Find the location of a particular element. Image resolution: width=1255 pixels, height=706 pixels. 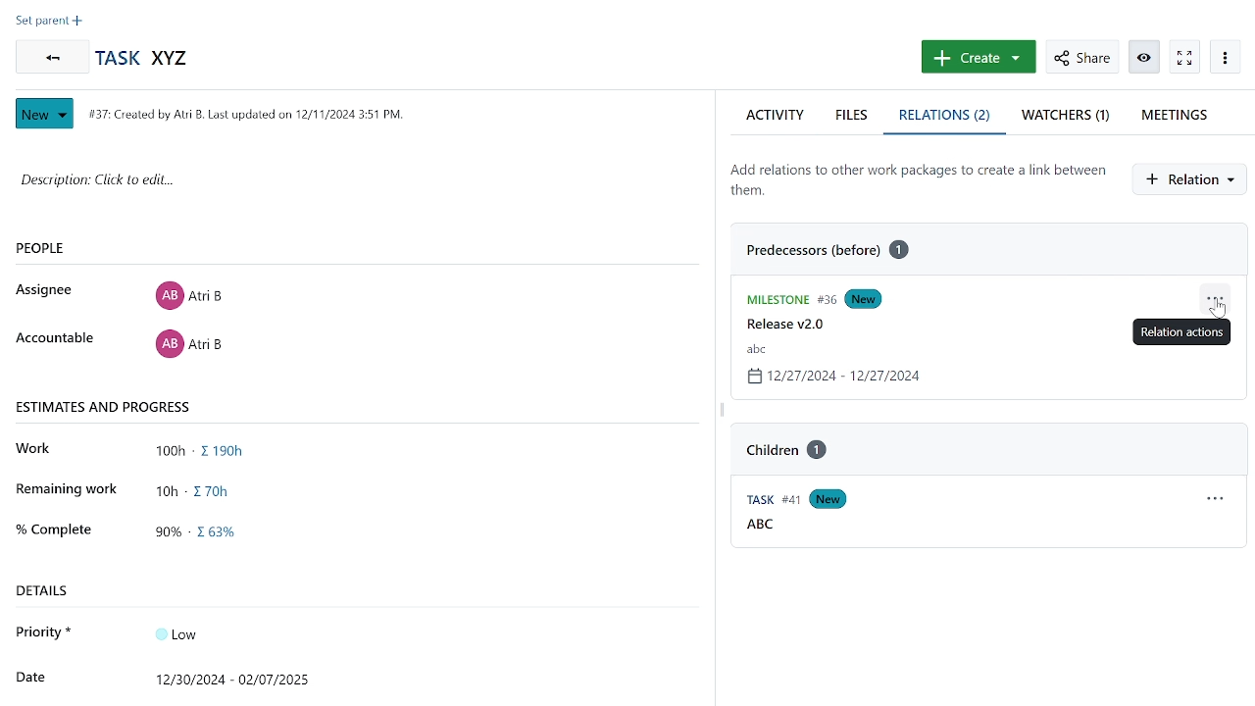

create is located at coordinates (977, 57).